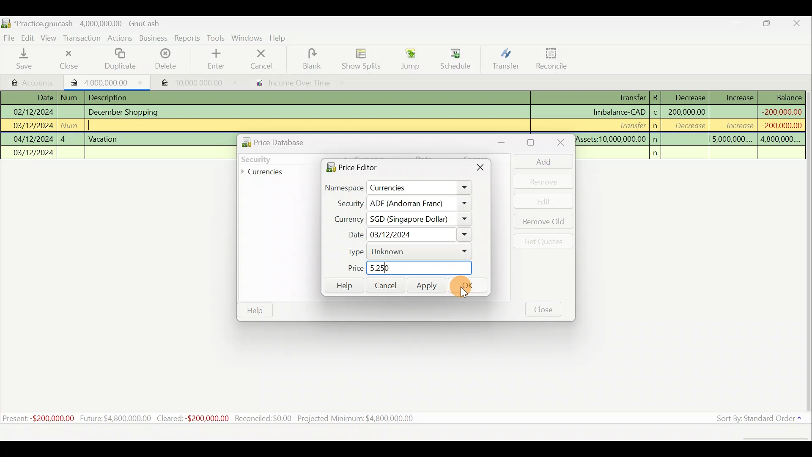 The width and height of the screenshot is (812, 457). I want to click on Jump, so click(407, 59).